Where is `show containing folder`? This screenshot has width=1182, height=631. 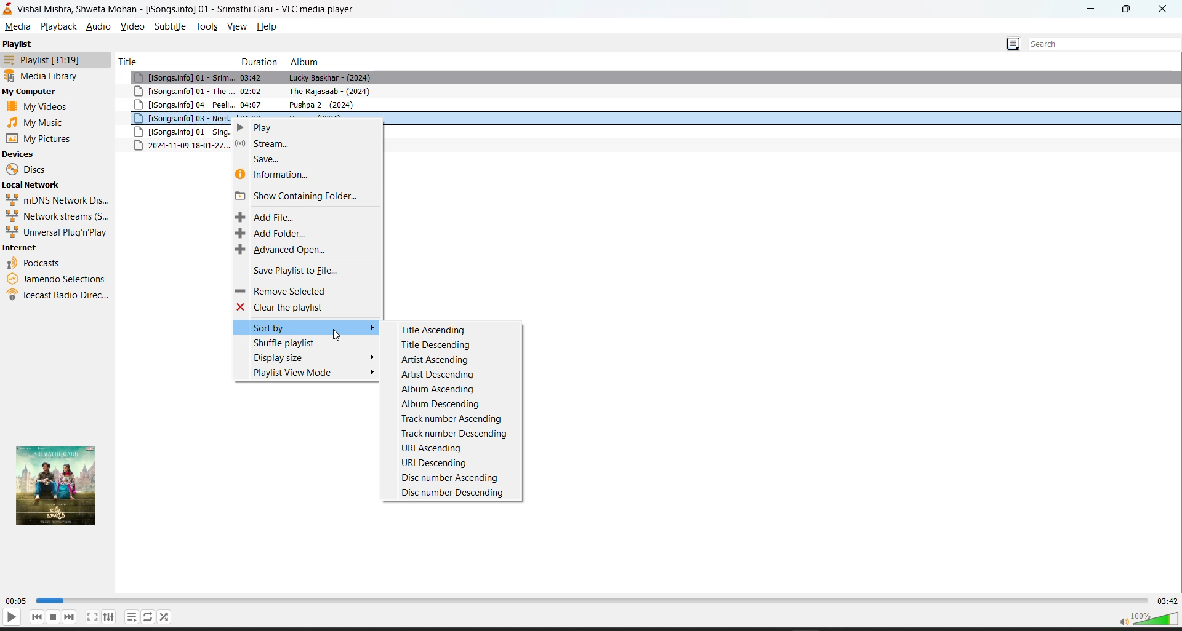 show containing folder is located at coordinates (307, 195).